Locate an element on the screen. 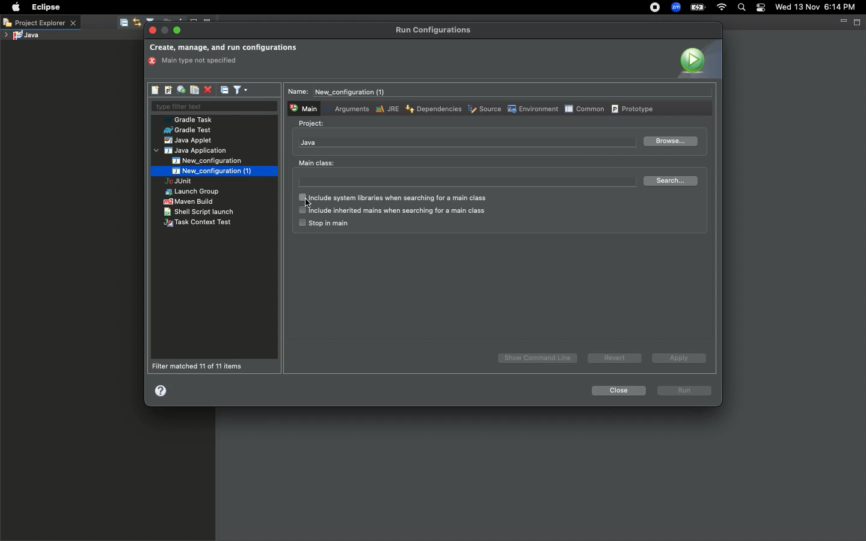 This screenshot has height=541, width=866. Java is located at coordinates (309, 142).